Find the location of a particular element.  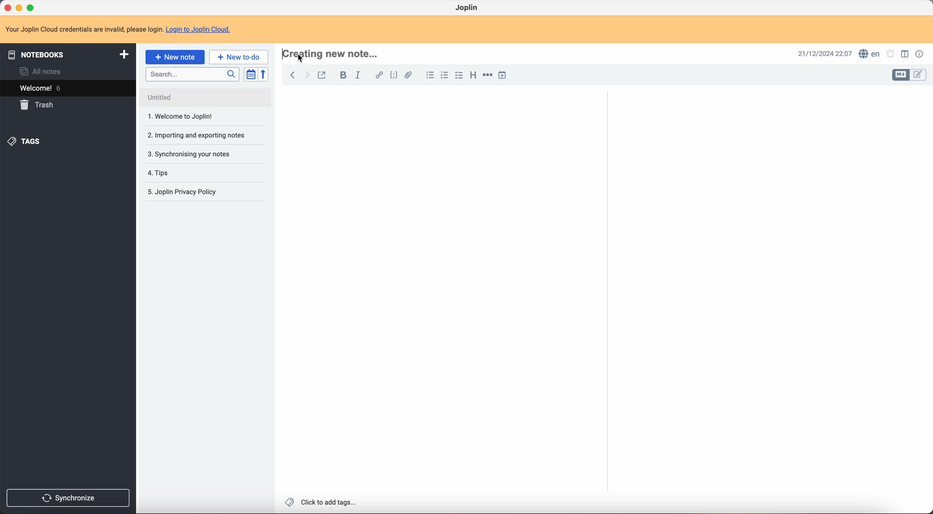

spell checker is located at coordinates (870, 53).